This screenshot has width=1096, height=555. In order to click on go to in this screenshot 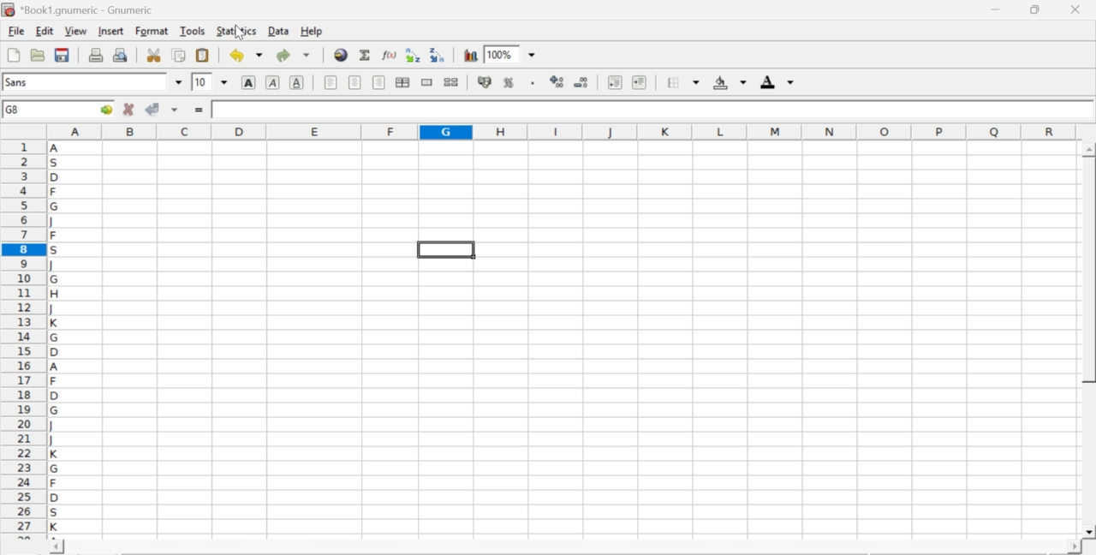, I will do `click(104, 109)`.